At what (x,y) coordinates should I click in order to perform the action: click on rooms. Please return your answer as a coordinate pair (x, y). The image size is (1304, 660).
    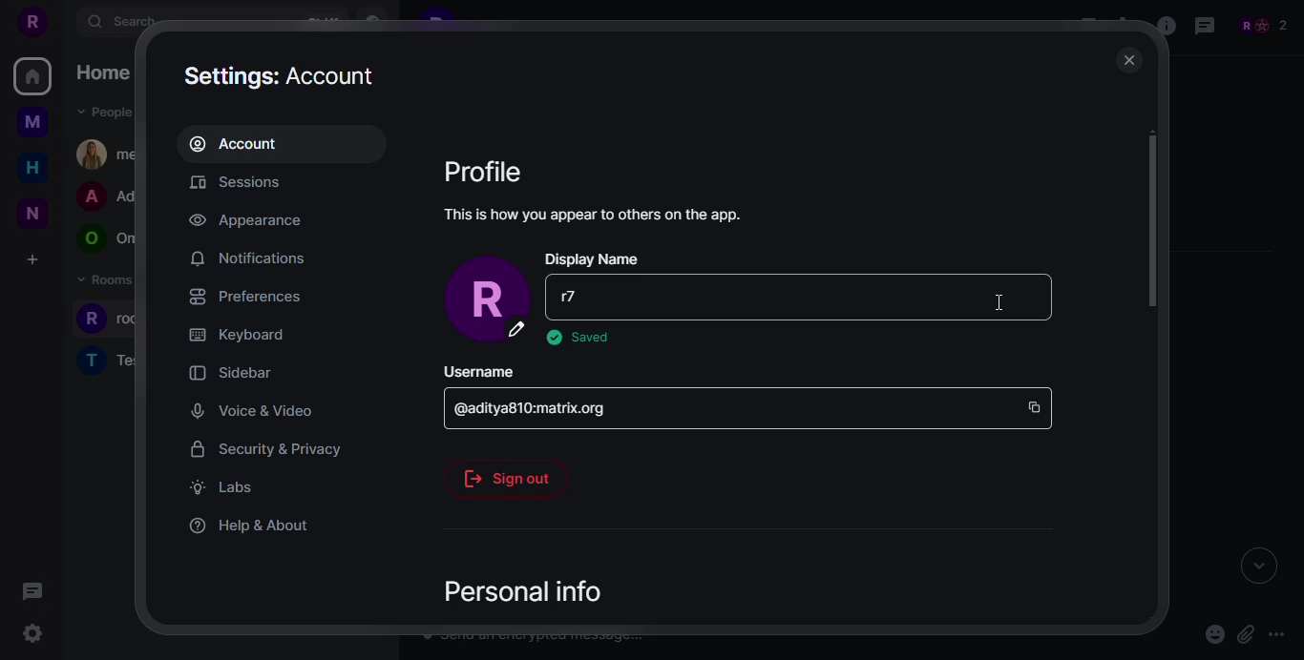
    Looking at the image, I should click on (104, 285).